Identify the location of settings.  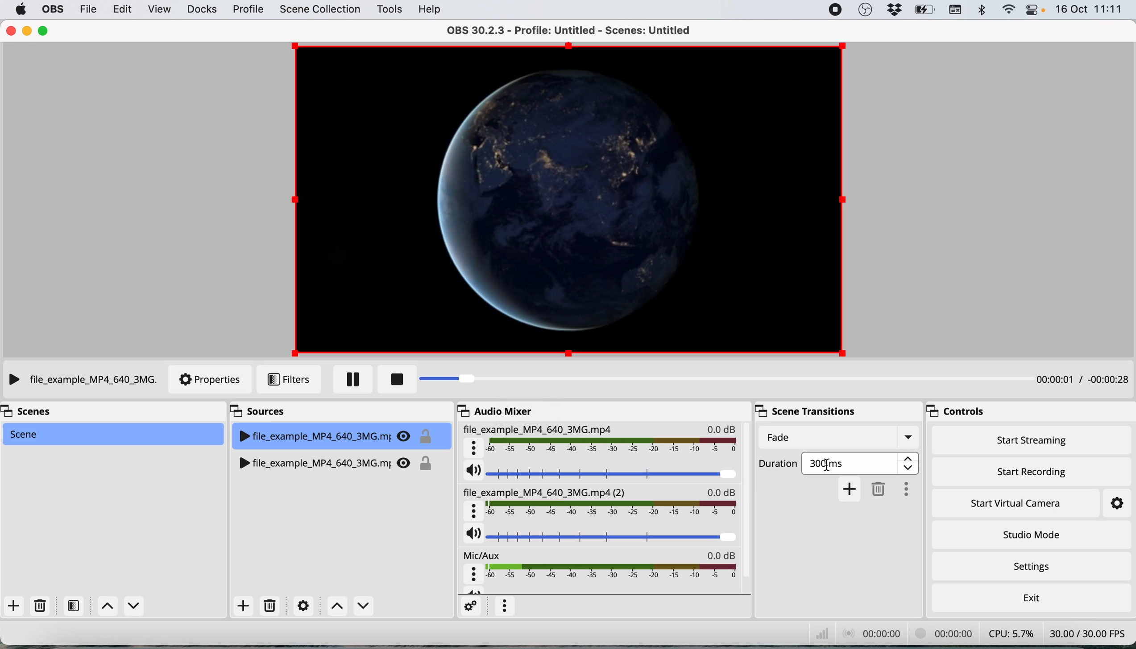
(469, 607).